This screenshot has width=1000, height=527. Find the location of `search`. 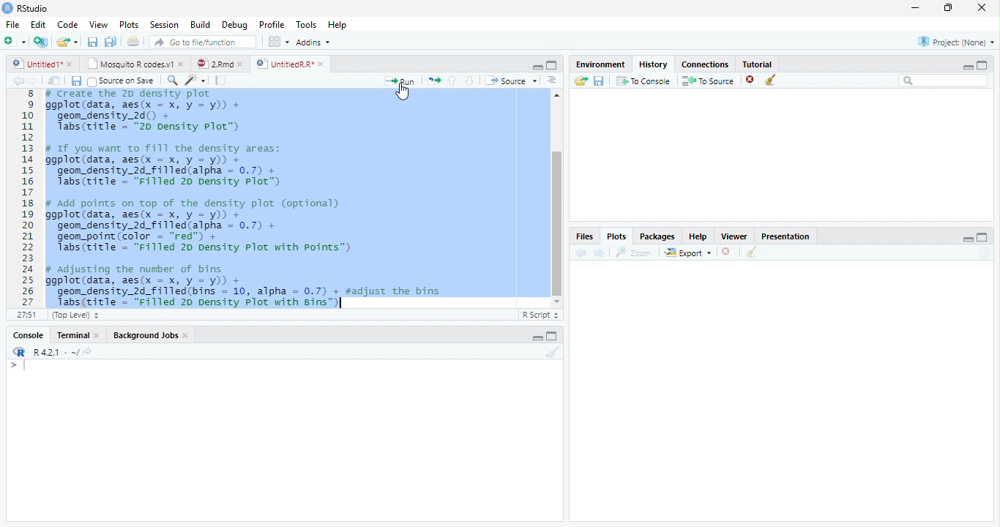

search is located at coordinates (170, 80).